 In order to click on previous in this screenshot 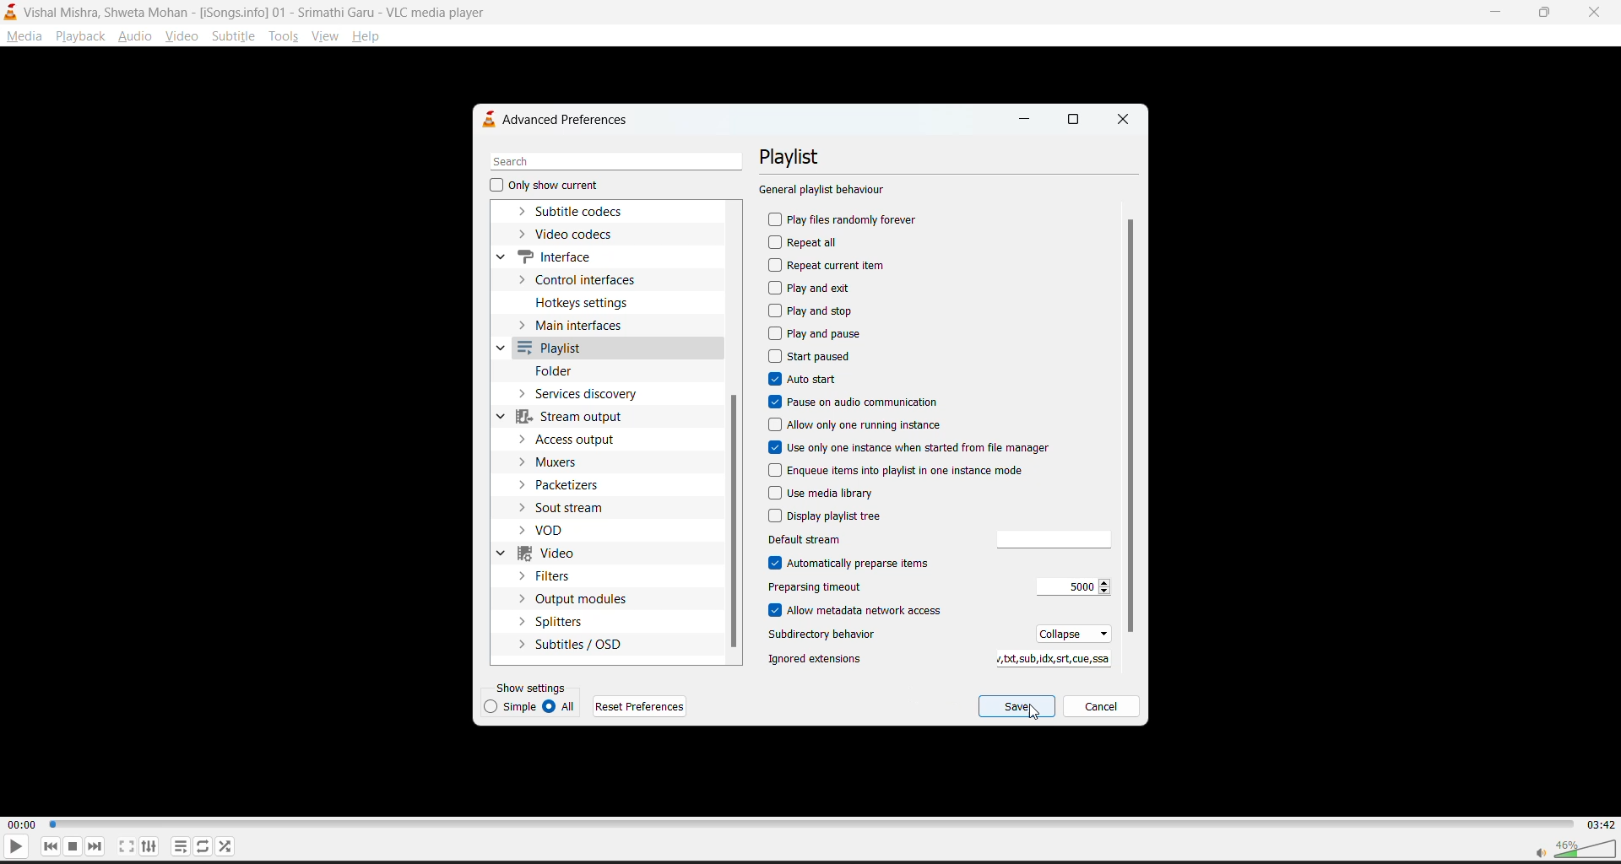, I will do `click(52, 846)`.